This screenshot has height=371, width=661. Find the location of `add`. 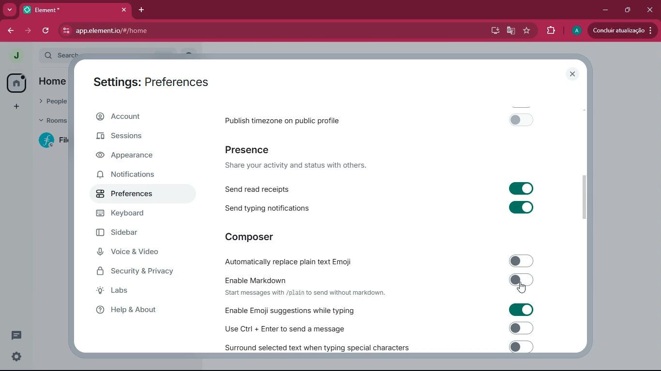

add is located at coordinates (15, 108).